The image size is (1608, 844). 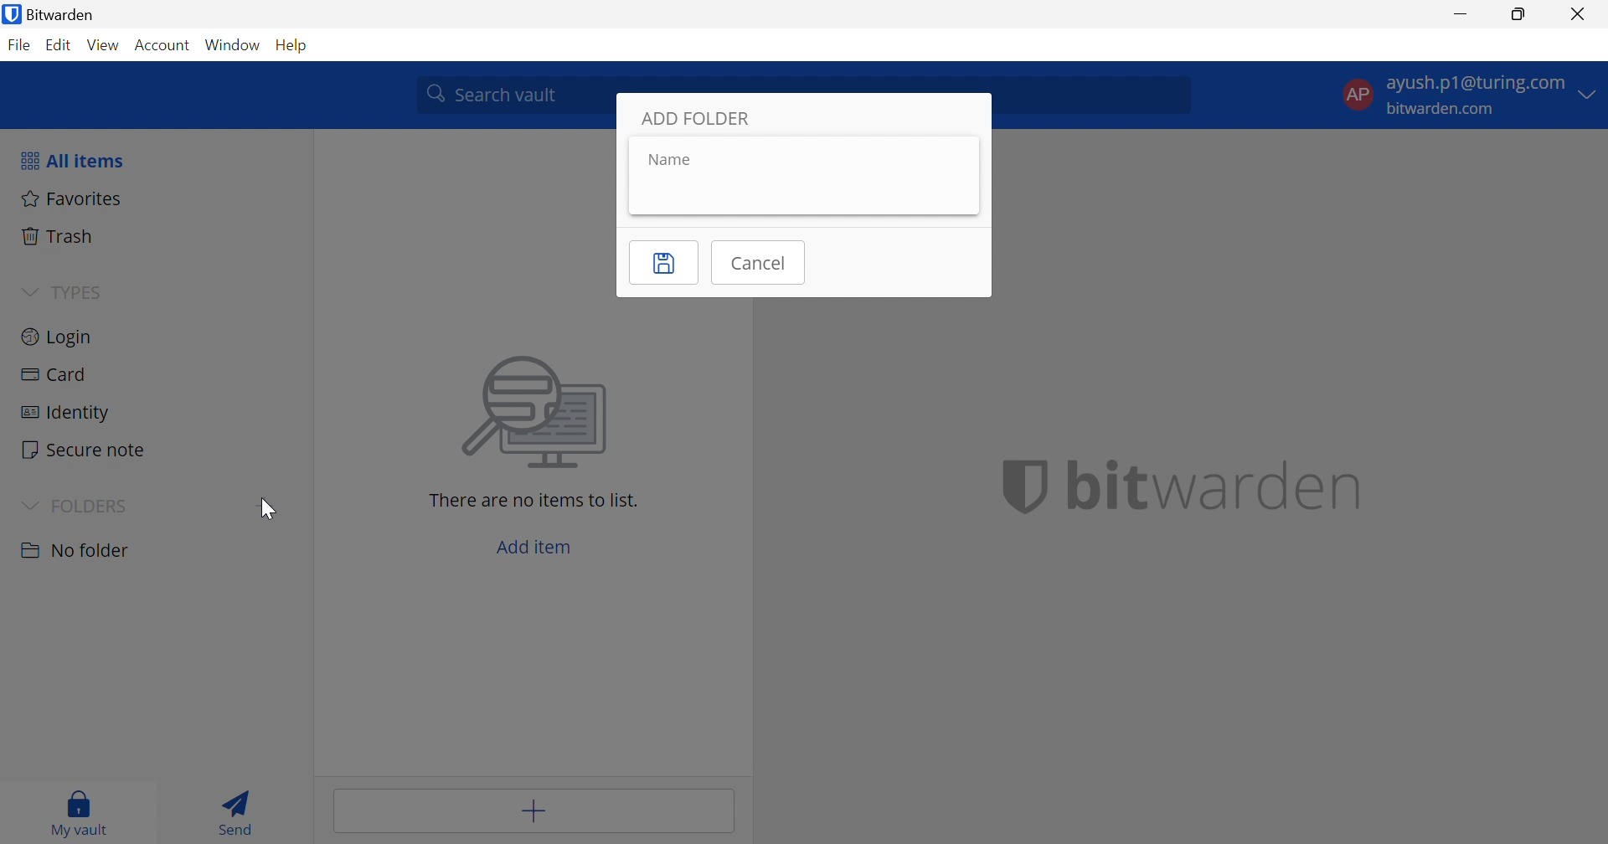 I want to click on Fovorites, so click(x=69, y=200).